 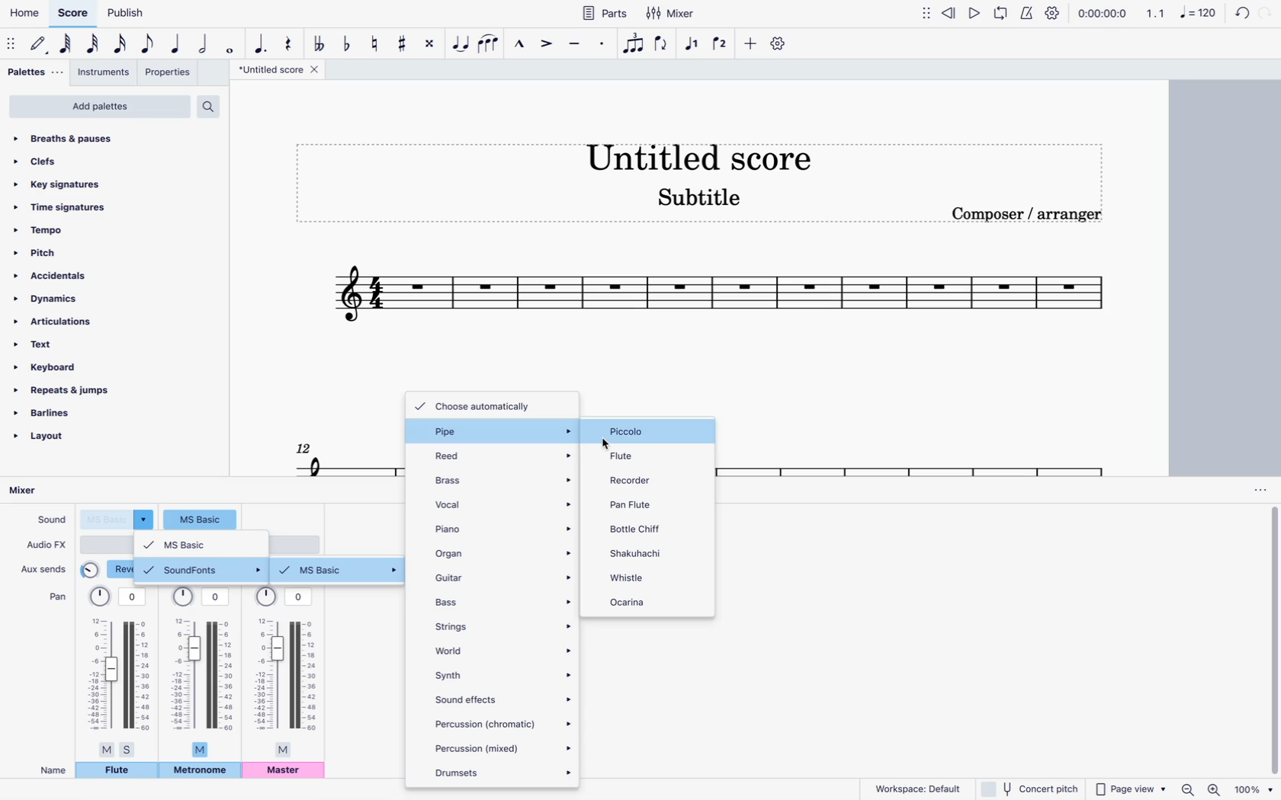 What do you see at coordinates (40, 44) in the screenshot?
I see `default` at bounding box center [40, 44].